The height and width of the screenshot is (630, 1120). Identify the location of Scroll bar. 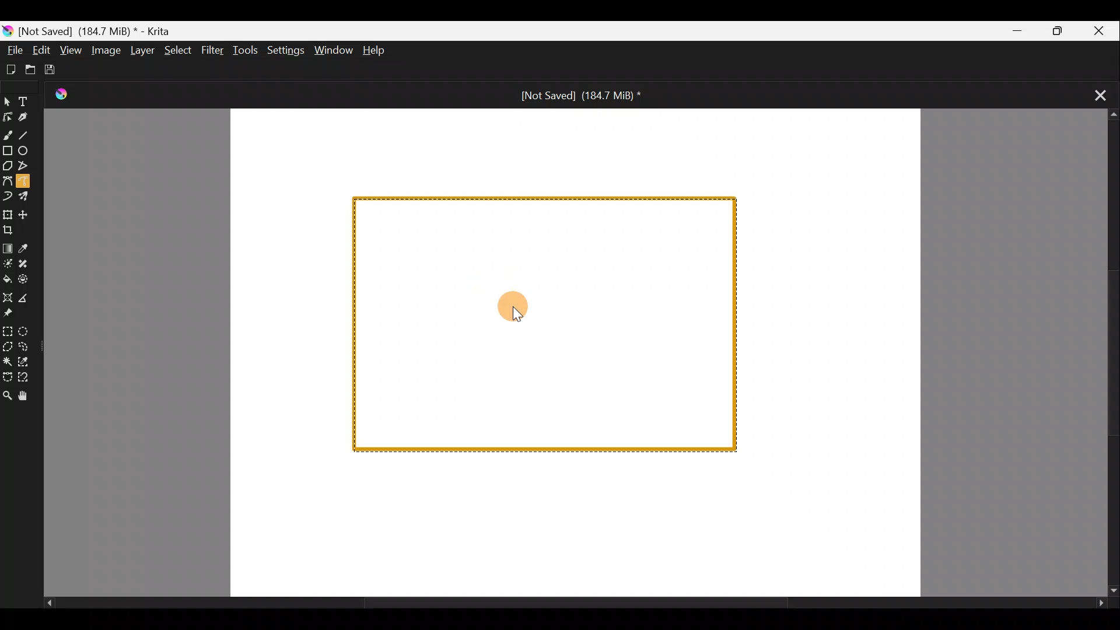
(1103, 353).